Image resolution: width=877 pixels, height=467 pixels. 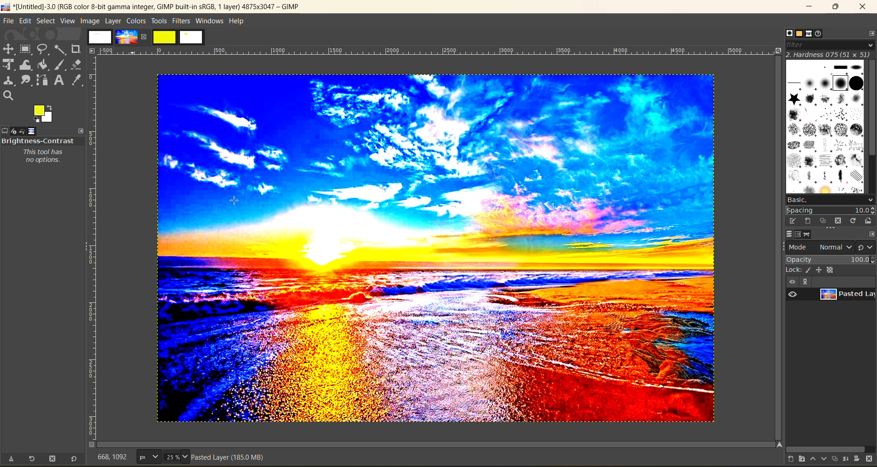 What do you see at coordinates (164, 457) in the screenshot?
I see `size` at bounding box center [164, 457].